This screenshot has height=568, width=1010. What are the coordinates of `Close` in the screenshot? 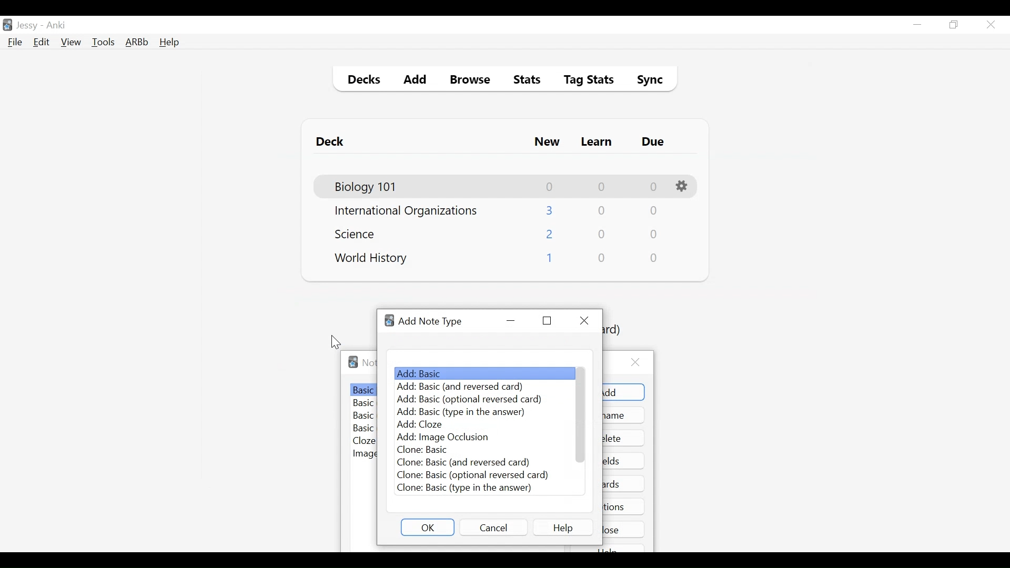 It's located at (638, 362).